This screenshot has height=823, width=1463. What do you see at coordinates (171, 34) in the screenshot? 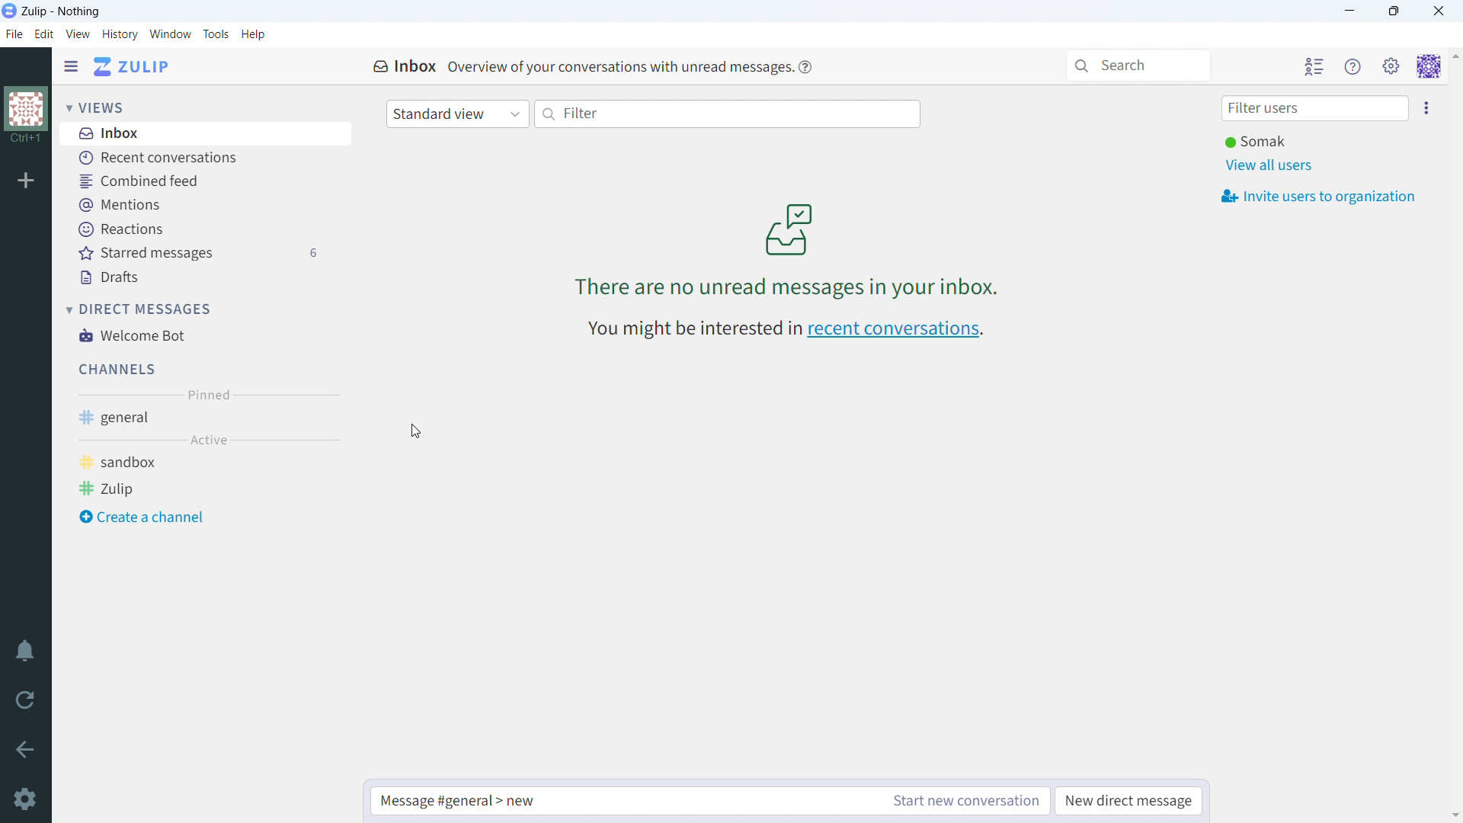
I see `window` at bounding box center [171, 34].